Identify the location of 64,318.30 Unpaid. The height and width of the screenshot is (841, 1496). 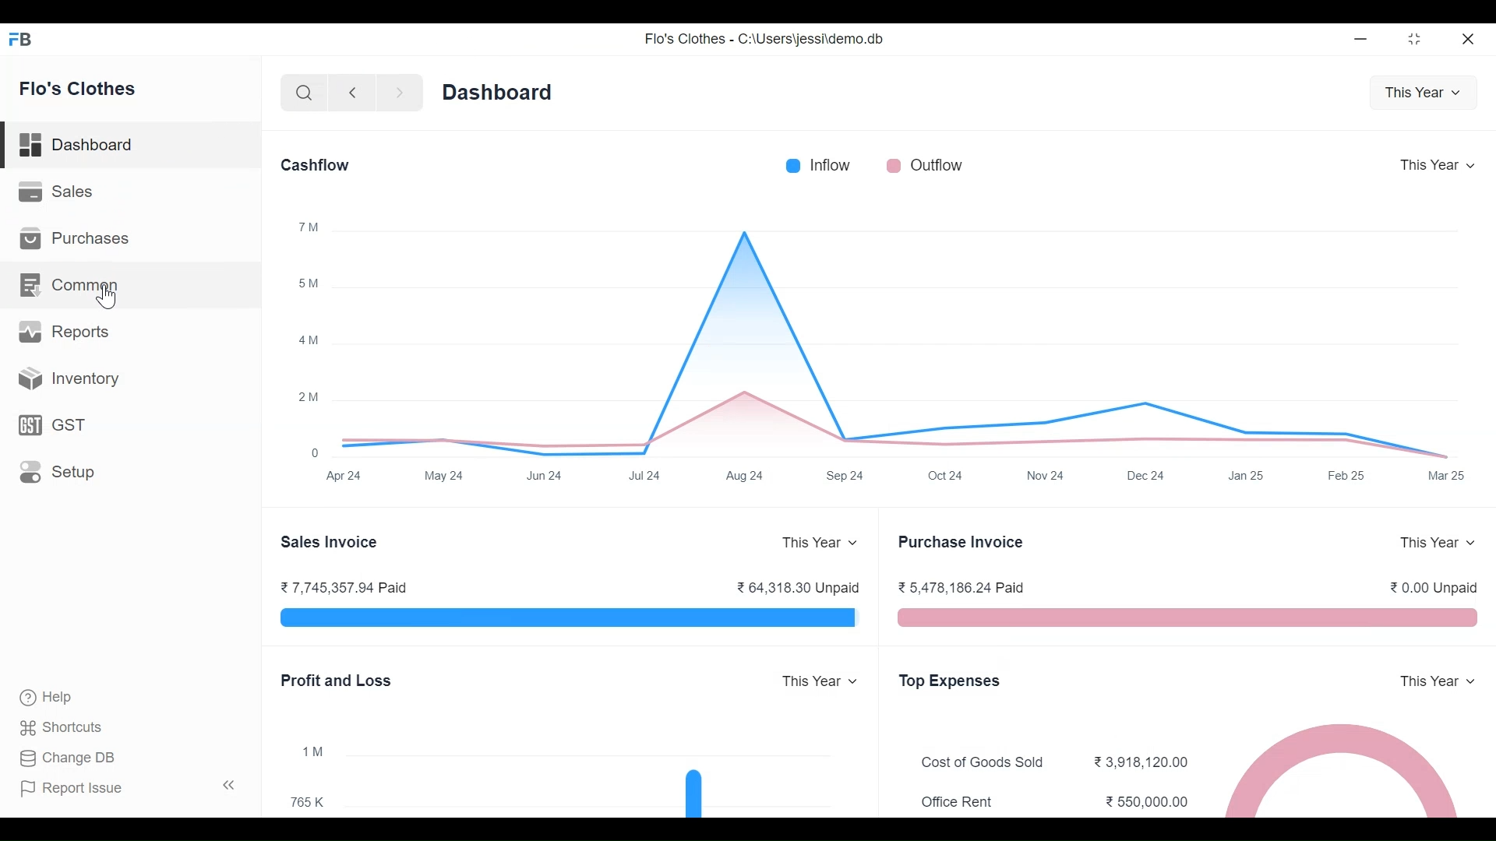
(796, 586).